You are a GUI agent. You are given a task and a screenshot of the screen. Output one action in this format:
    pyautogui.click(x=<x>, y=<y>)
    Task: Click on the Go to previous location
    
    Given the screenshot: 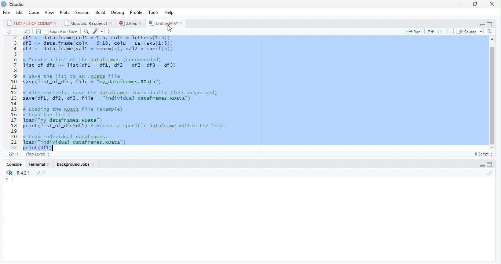 What is the action you would take?
    pyautogui.click(x=8, y=32)
    